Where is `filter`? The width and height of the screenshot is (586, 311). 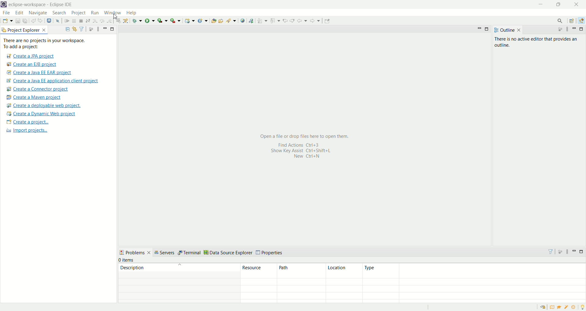 filter is located at coordinates (81, 29).